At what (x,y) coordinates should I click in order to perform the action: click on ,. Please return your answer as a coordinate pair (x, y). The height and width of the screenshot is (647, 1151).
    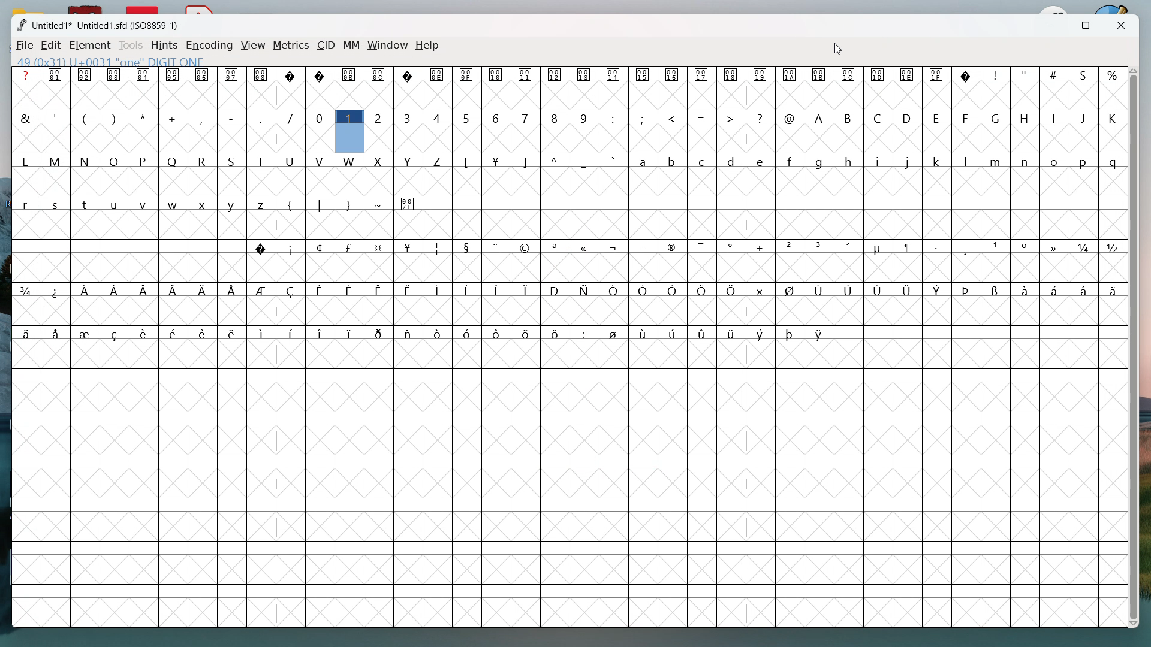
    Looking at the image, I should click on (204, 118).